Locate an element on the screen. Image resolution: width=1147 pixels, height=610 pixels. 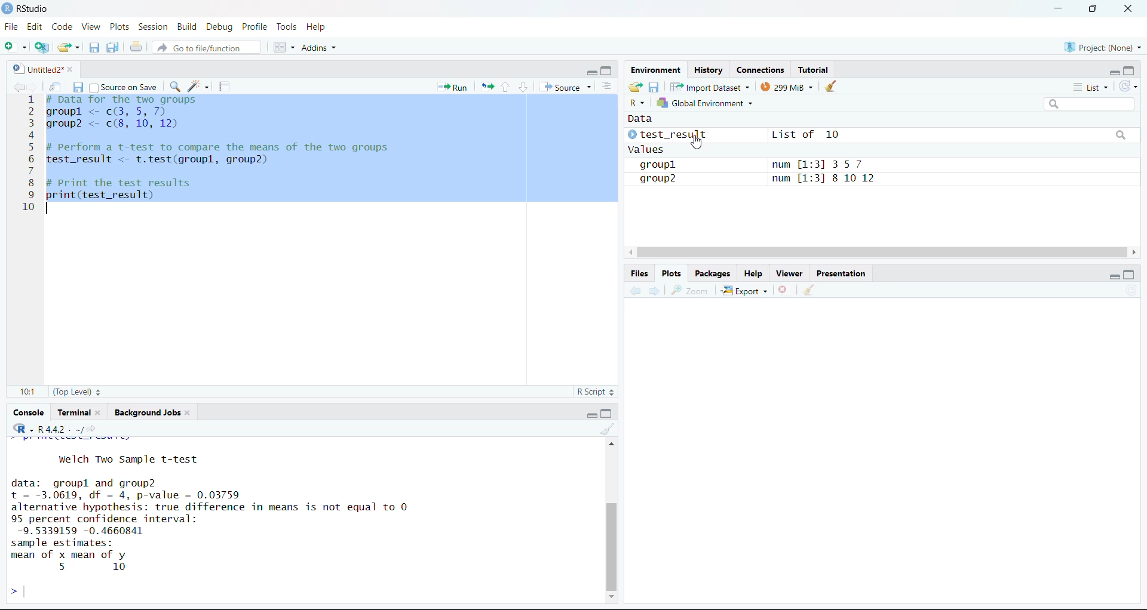
# Data for the two groups

groupl <- c(3, 5, 7)

group2 <- c(8, 10, 12)

# Perform a t-test to compare the means of the two groups
test_result <- t.test(groupl, group2)

# Print the test results

print(test_result) is located at coordinates (229, 146).